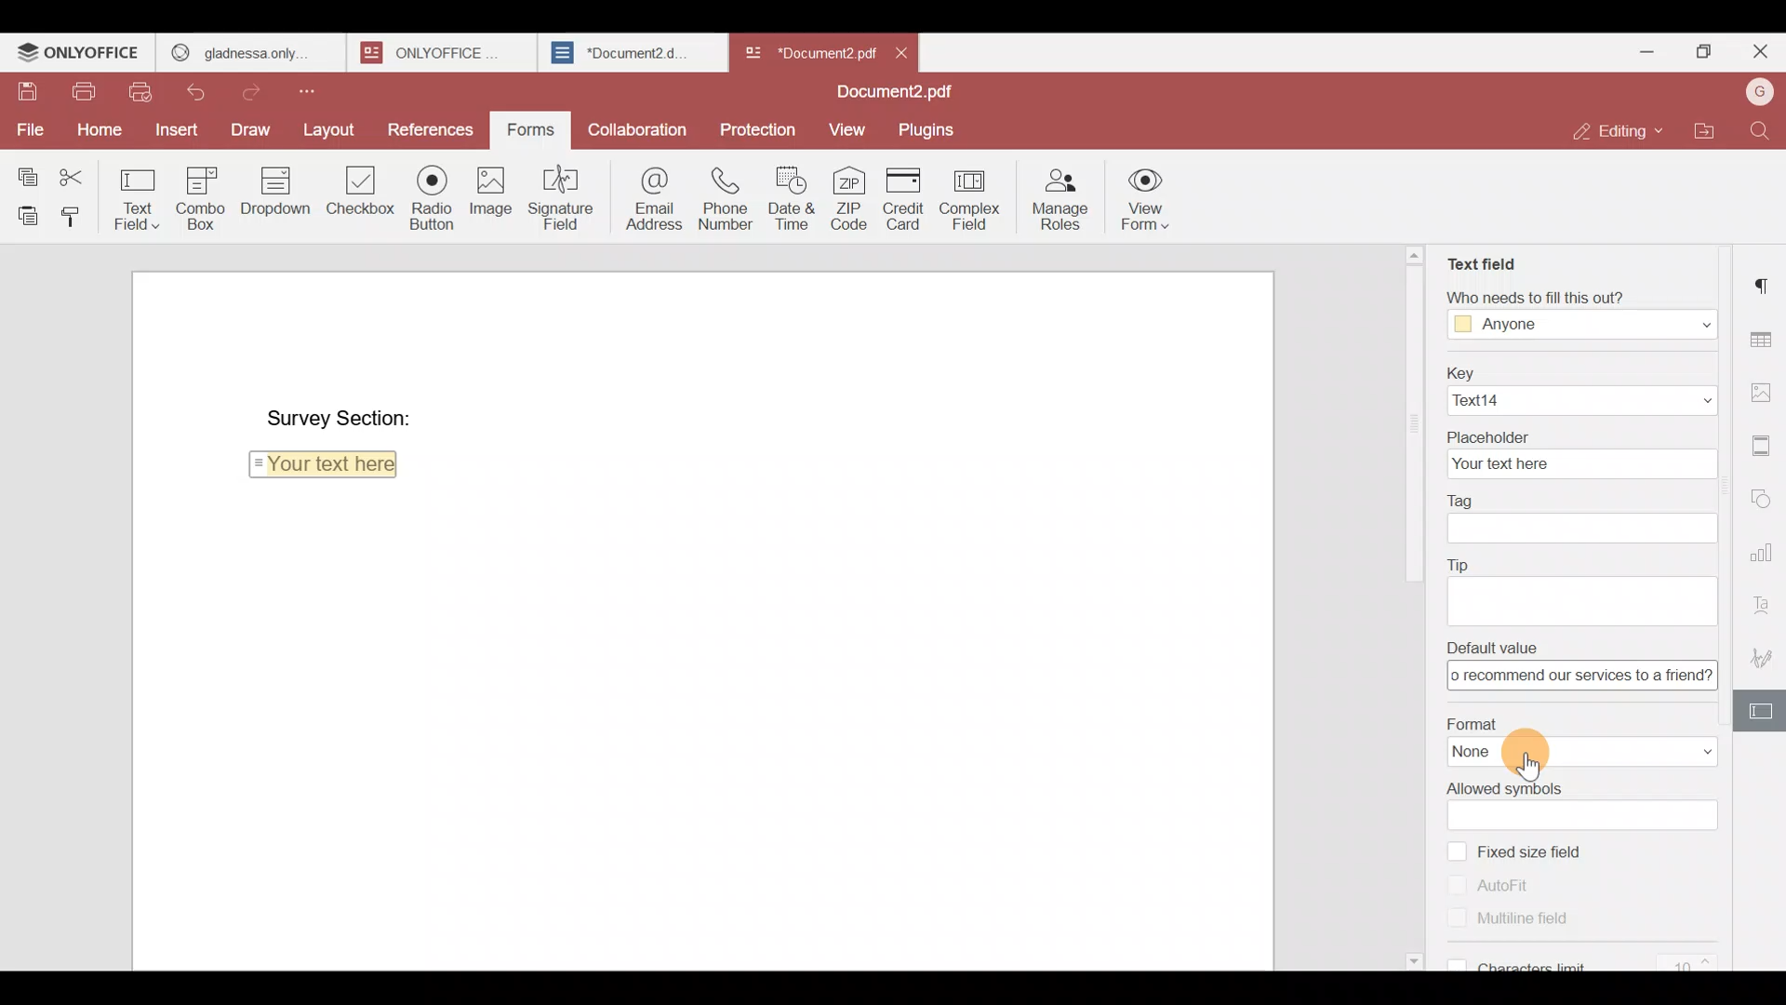 This screenshot has width=1786, height=1005. What do you see at coordinates (1580, 814) in the screenshot?
I see `text box` at bounding box center [1580, 814].